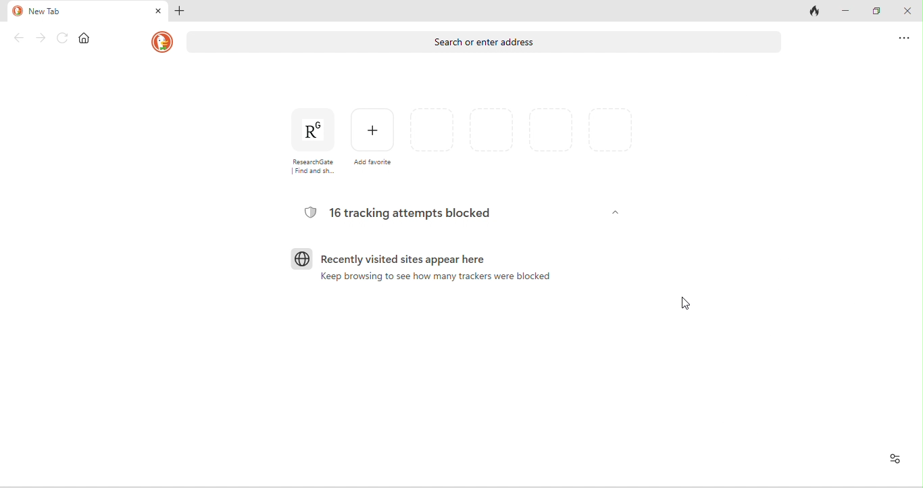 This screenshot has height=488, width=923. Describe the element at coordinates (815, 11) in the screenshot. I see `track tab` at that location.